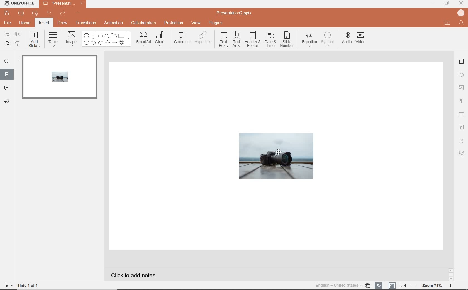  Describe the element at coordinates (391, 286) in the screenshot. I see `fit to slide` at that location.